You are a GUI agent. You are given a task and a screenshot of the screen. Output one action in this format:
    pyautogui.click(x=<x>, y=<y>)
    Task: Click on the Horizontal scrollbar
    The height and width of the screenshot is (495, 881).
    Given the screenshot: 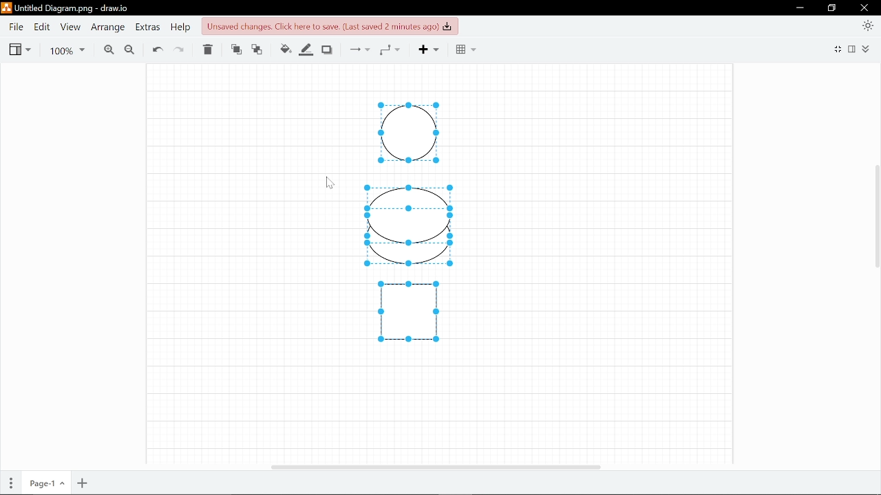 What is the action you would take?
    pyautogui.click(x=436, y=467)
    